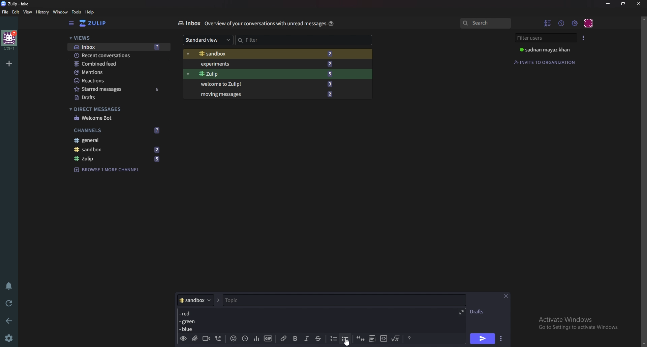 This screenshot has height=347, width=647. What do you see at coordinates (194, 338) in the screenshot?
I see `add file` at bounding box center [194, 338].